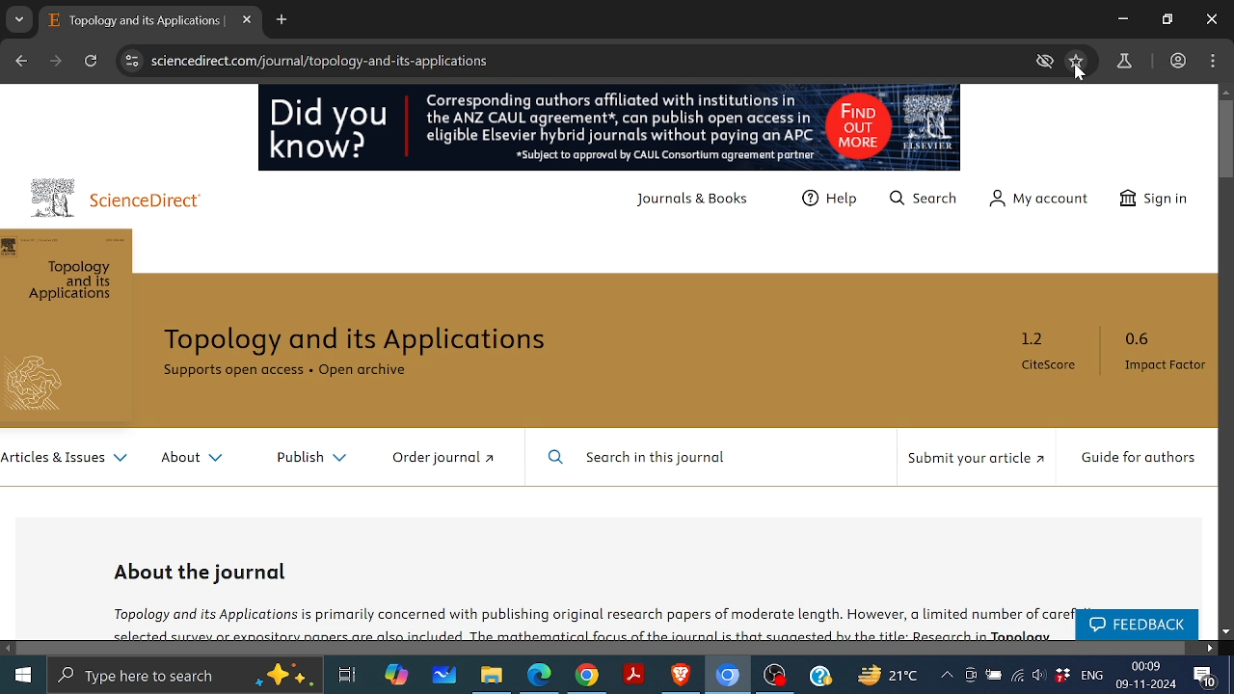 Image resolution: width=1234 pixels, height=694 pixels. I want to click on Task View, so click(345, 674).